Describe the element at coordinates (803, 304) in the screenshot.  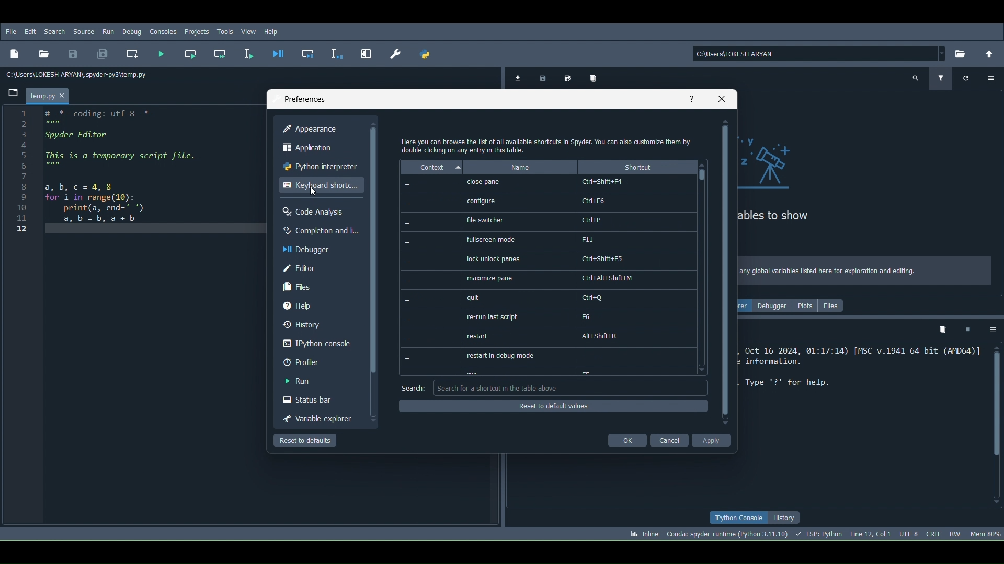
I see `Plots` at that location.